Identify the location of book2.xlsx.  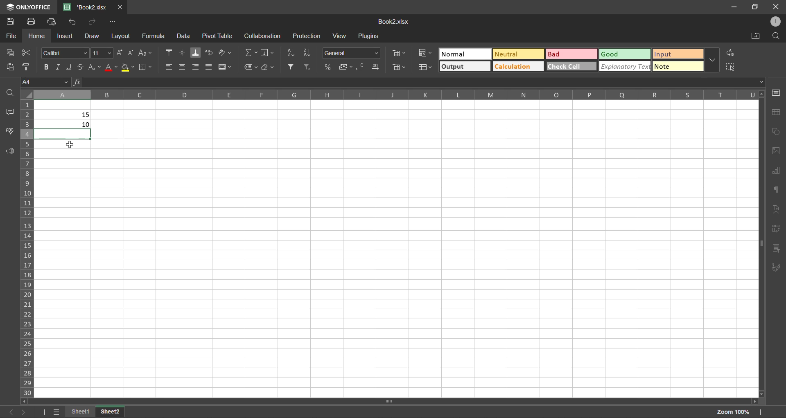
(396, 22).